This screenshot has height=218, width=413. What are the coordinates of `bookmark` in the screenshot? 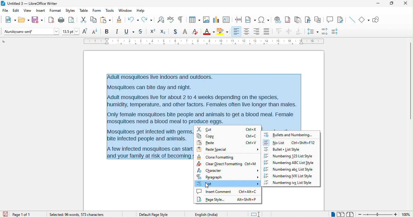 It's located at (308, 20).